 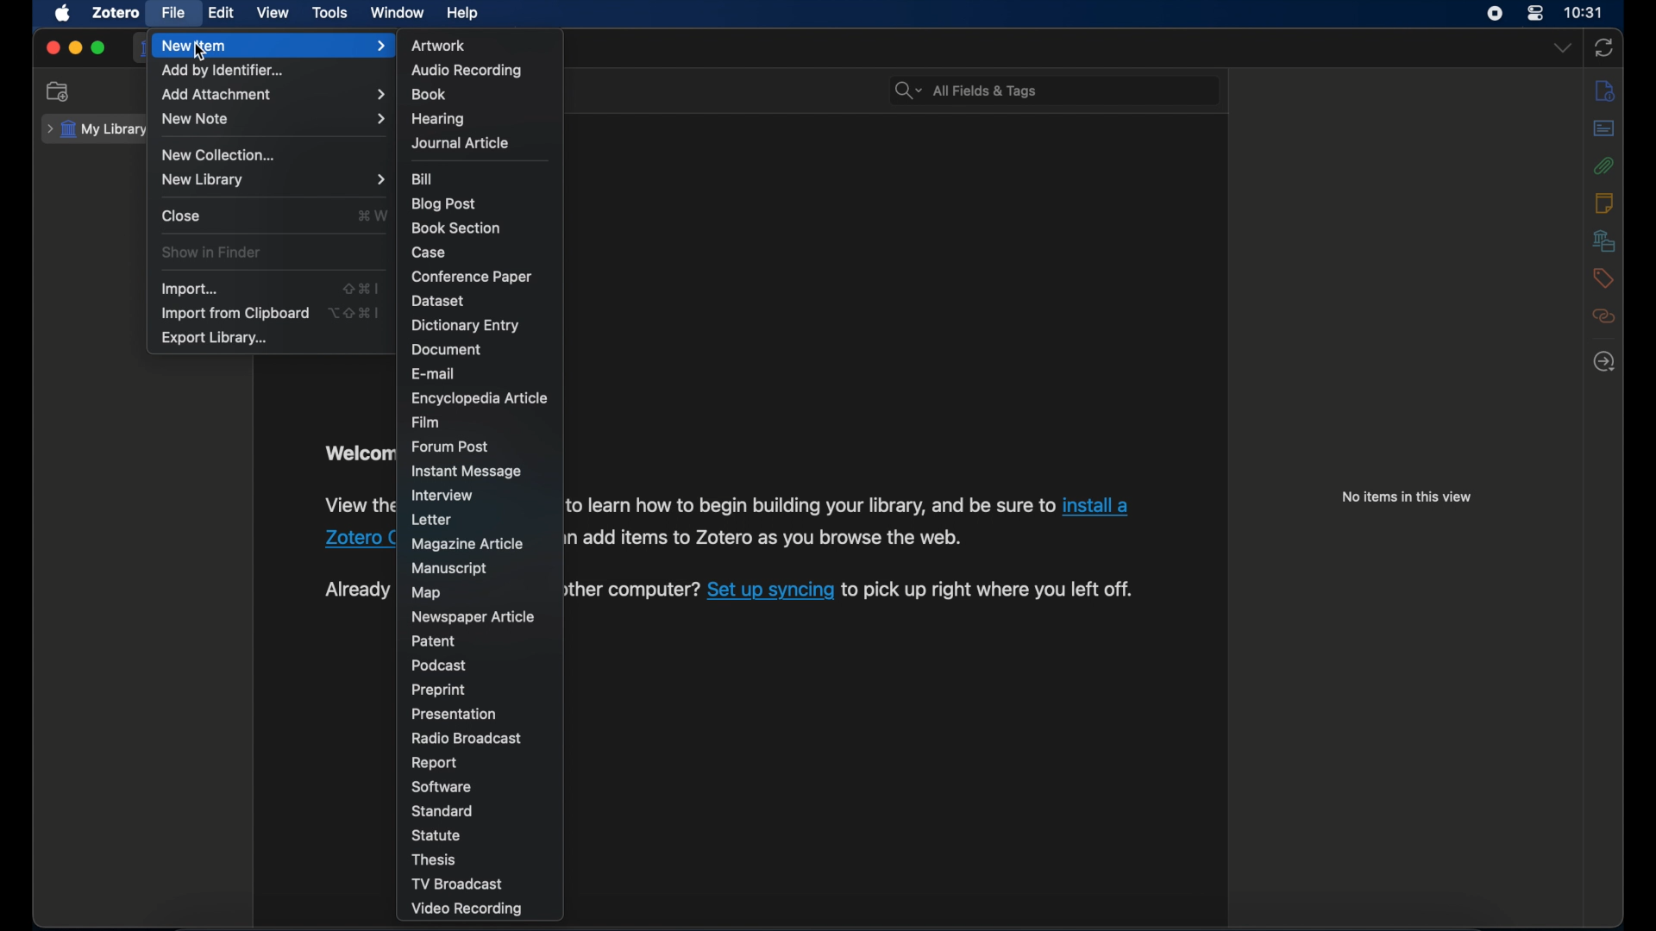 What do you see at coordinates (441, 787) in the screenshot?
I see `software` at bounding box center [441, 787].